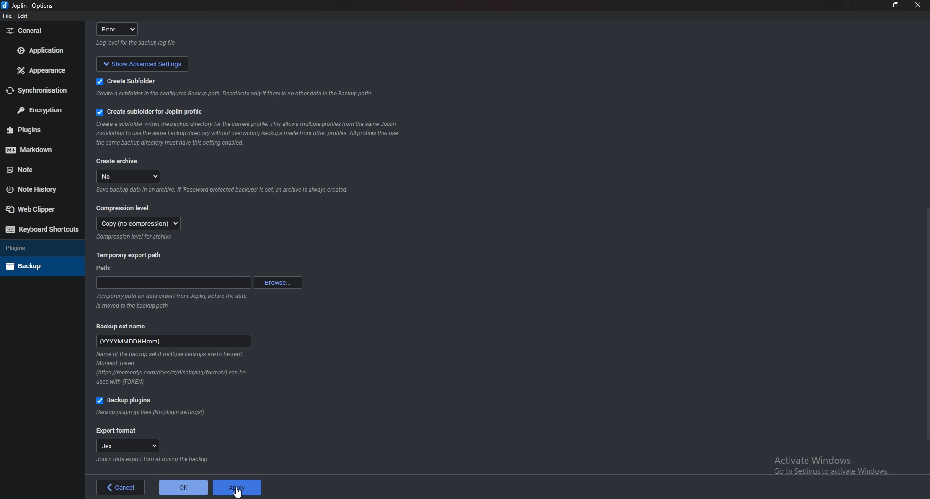  Describe the element at coordinates (117, 431) in the screenshot. I see `Export format` at that location.